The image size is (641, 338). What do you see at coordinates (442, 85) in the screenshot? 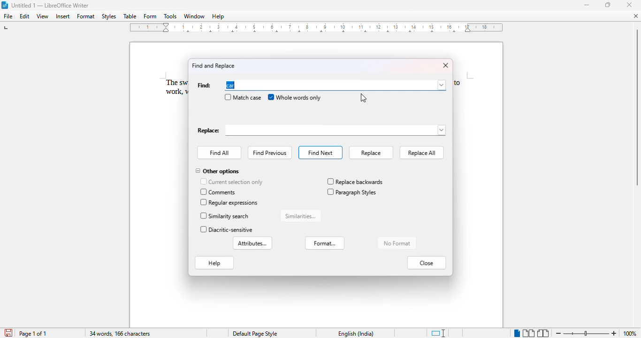
I see `browse` at bounding box center [442, 85].